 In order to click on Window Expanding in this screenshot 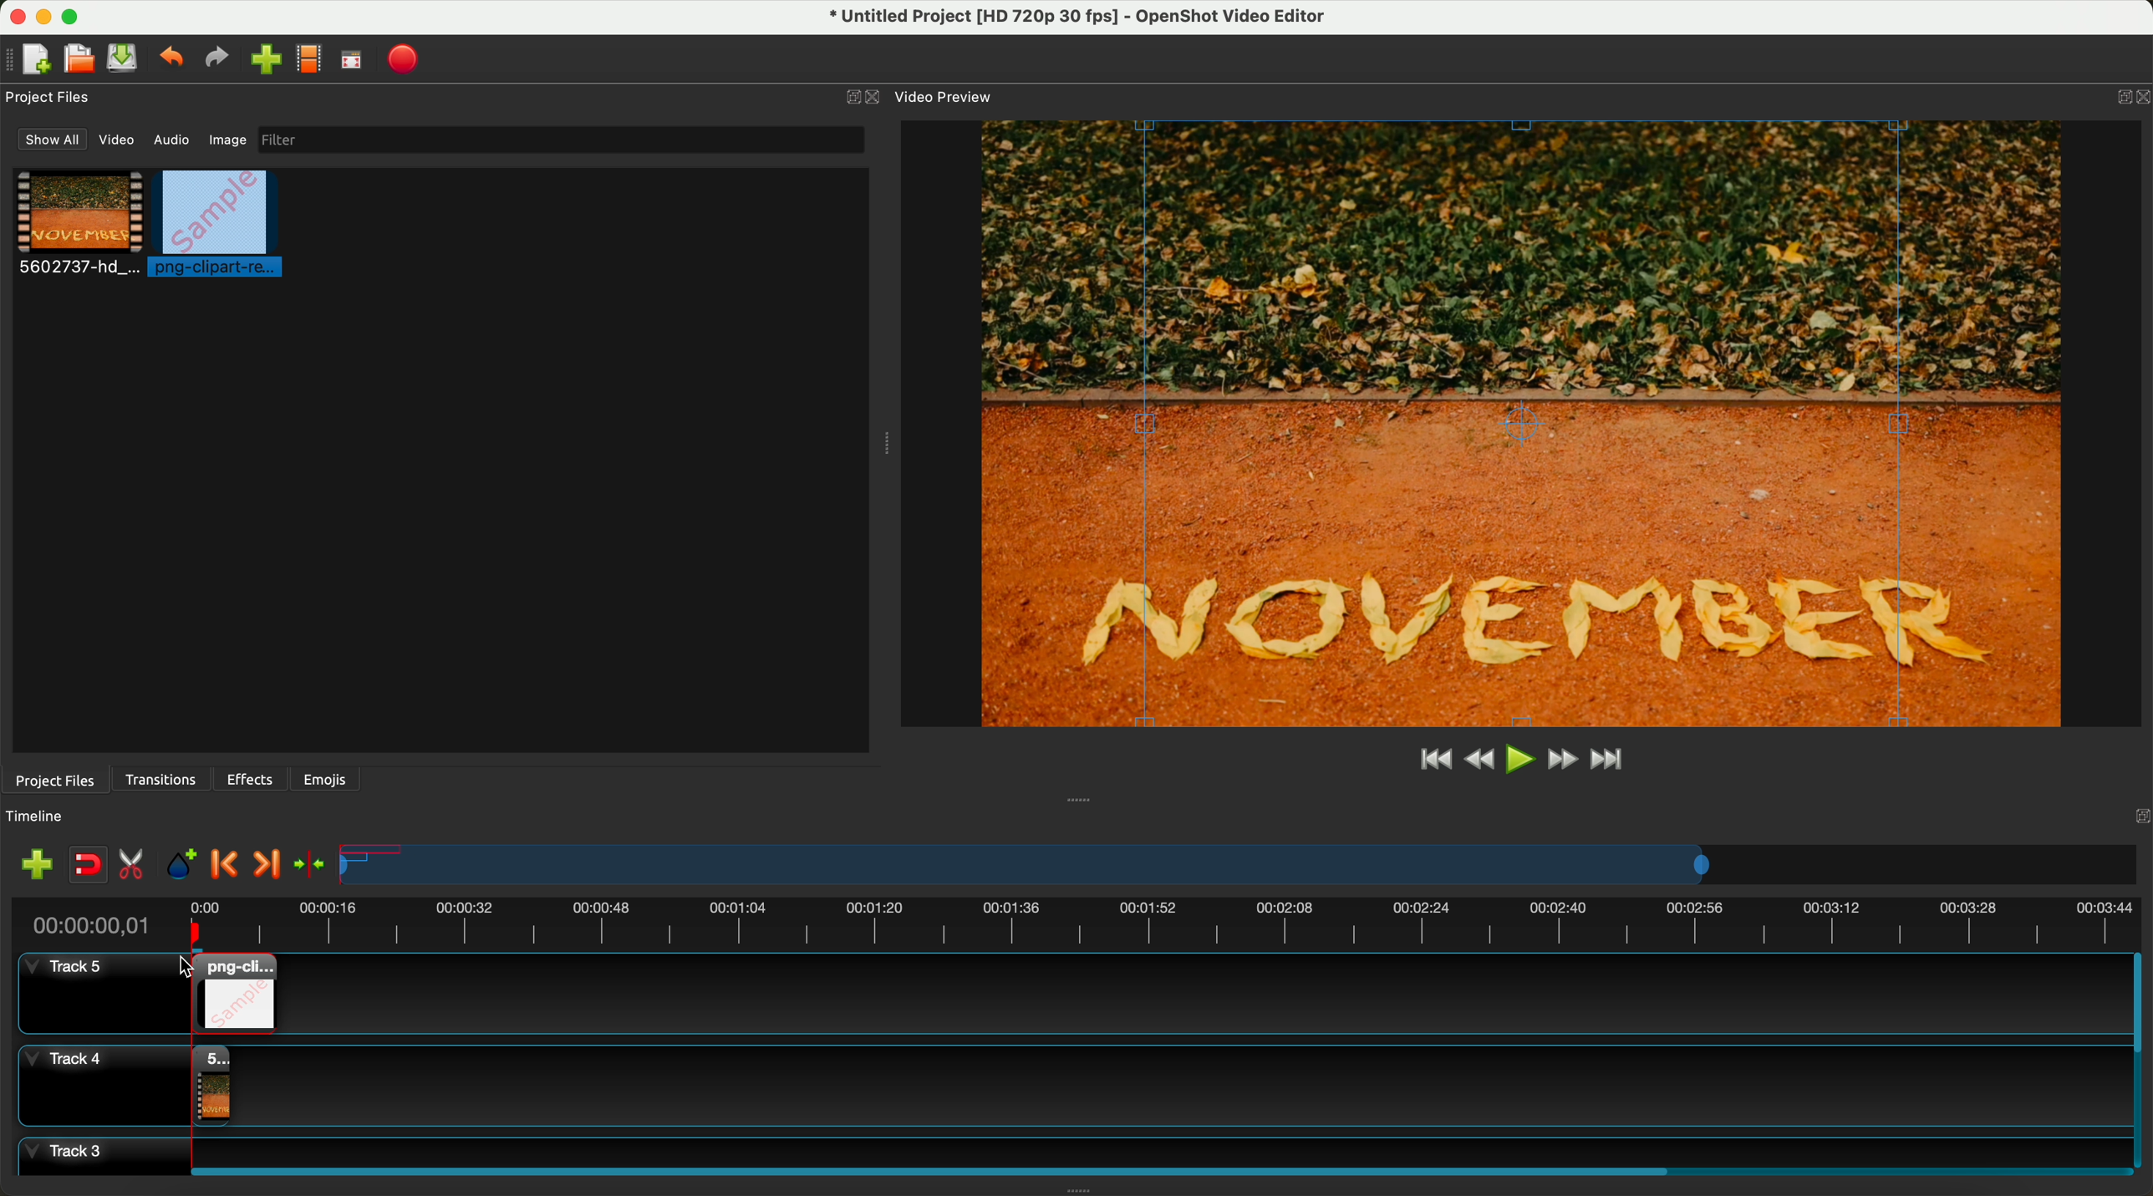, I will do `click(1080, 1190)`.